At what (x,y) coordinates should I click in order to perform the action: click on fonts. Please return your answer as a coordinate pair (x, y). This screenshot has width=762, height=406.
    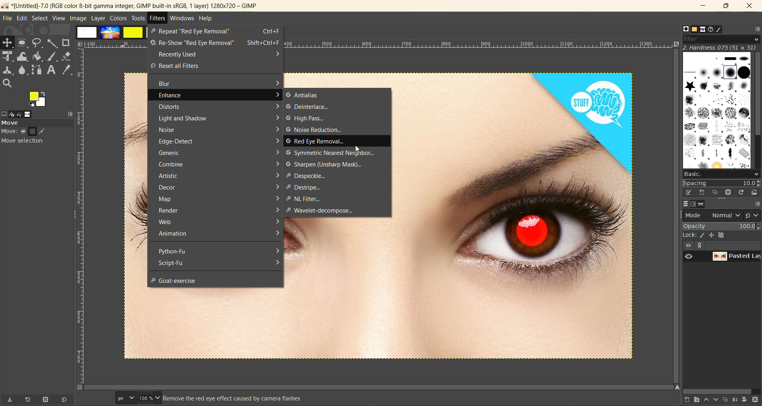
    Looking at the image, I should click on (701, 29).